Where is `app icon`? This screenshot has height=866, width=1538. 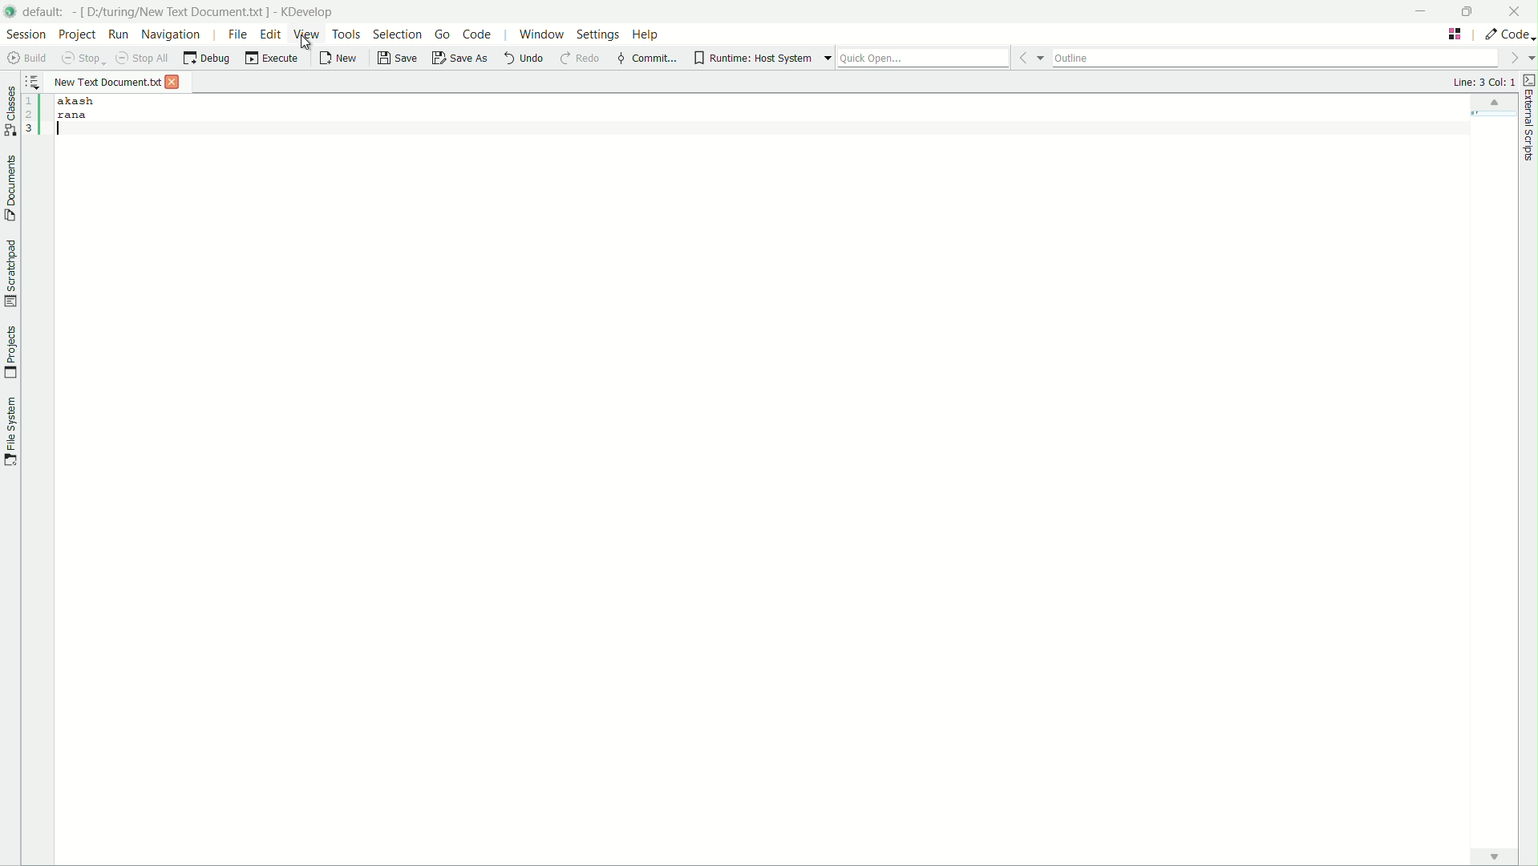 app icon is located at coordinates (10, 13).